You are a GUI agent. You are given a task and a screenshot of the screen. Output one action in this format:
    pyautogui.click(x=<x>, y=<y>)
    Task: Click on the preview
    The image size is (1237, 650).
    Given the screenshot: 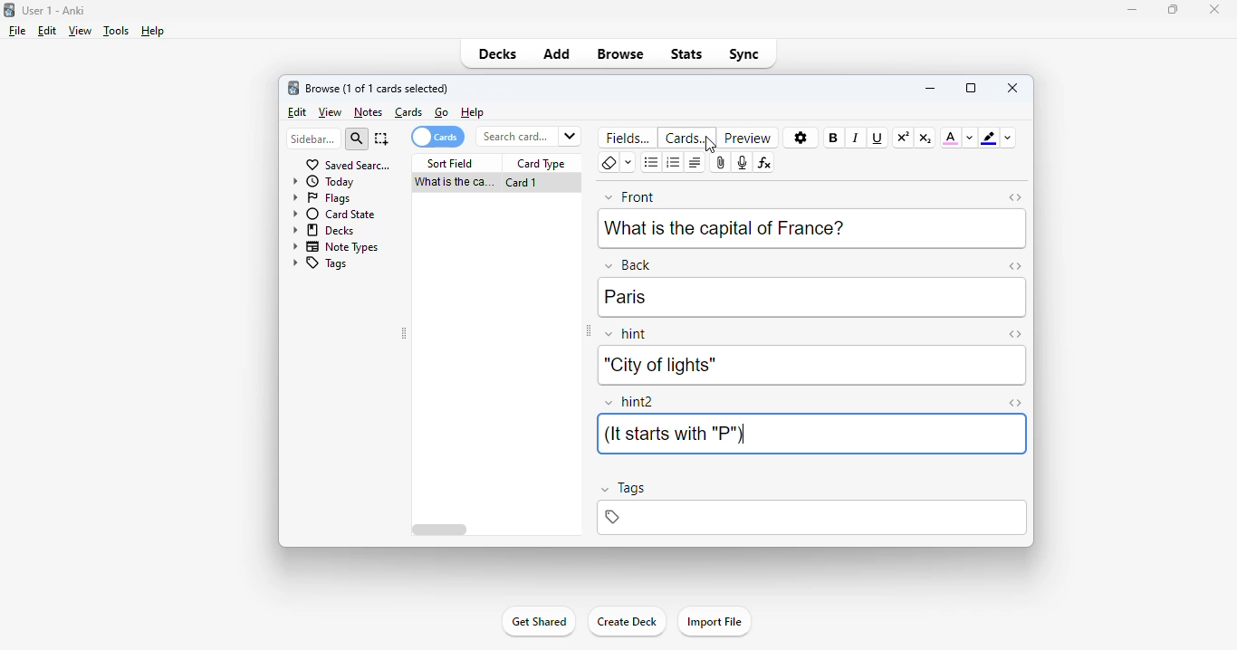 What is the action you would take?
    pyautogui.click(x=748, y=138)
    